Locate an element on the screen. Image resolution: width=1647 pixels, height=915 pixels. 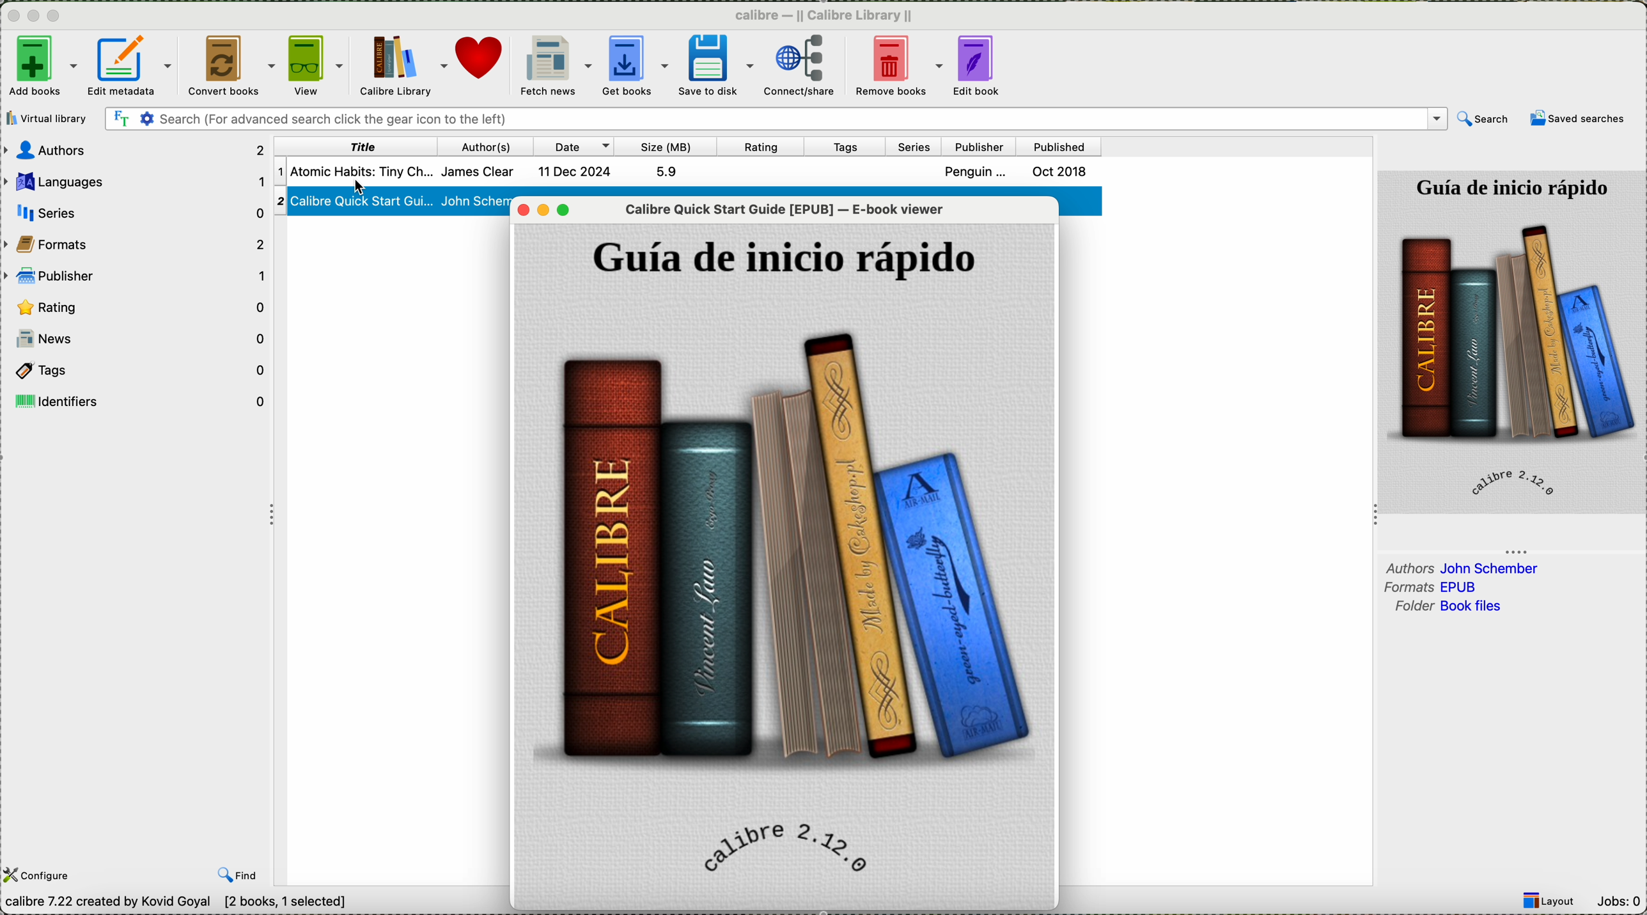
Calibre 7.22 created by Kavid Goyal [2 books, 1 selected] is located at coordinates (182, 904).